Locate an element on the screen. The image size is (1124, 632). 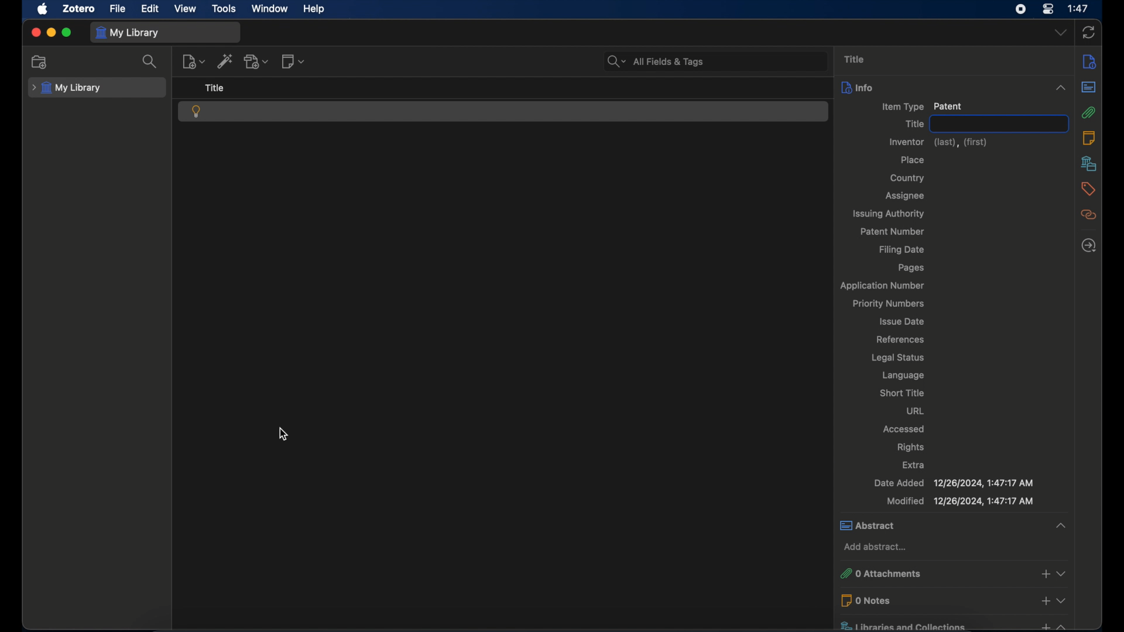
attachmnents is located at coordinates (1088, 113).